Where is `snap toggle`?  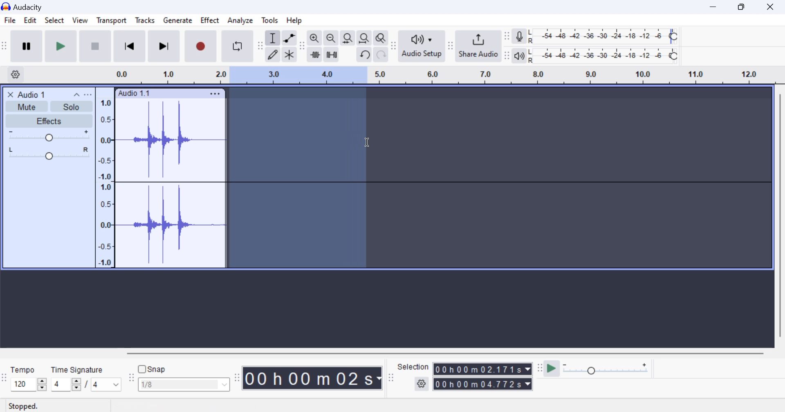
snap toggle is located at coordinates (156, 369).